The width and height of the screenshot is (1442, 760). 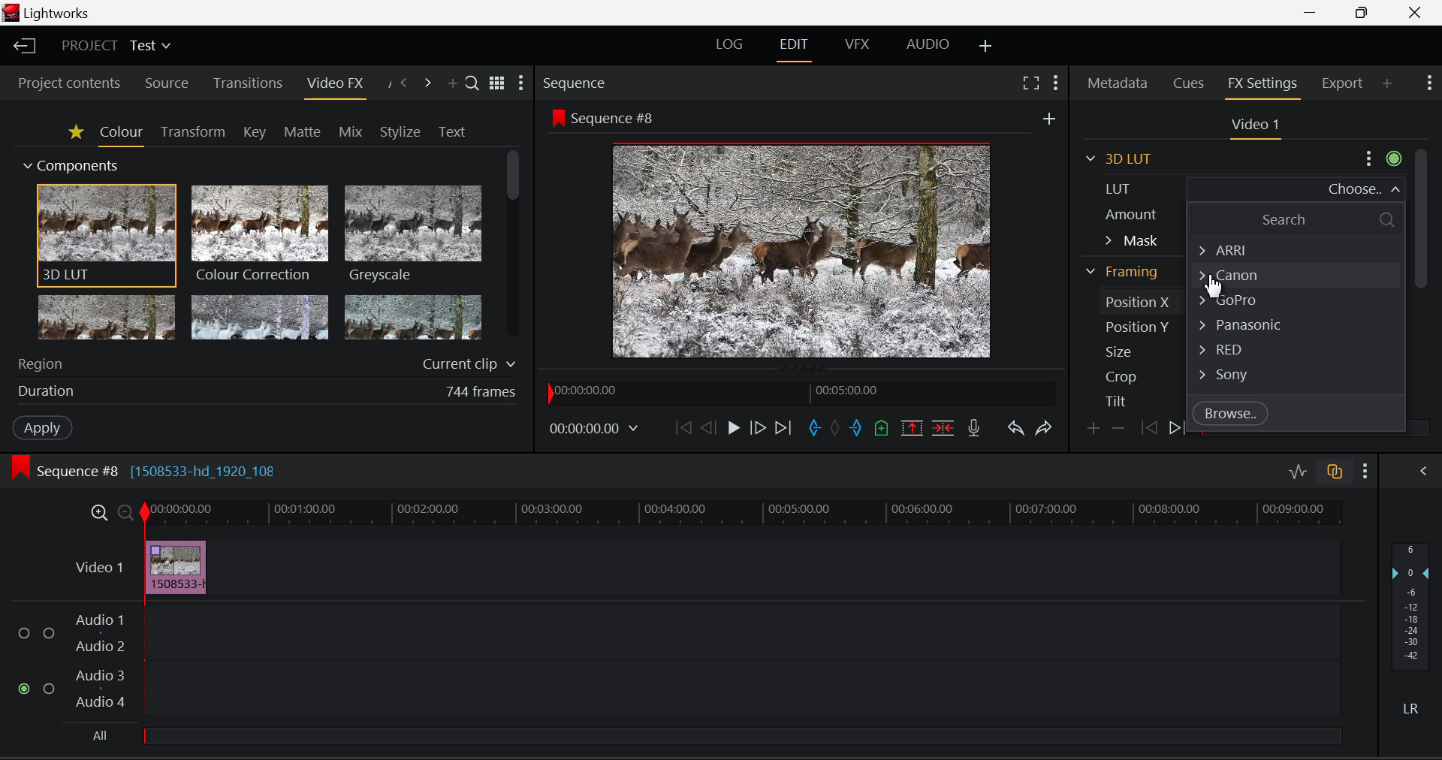 I want to click on ARRI, so click(x=1244, y=249).